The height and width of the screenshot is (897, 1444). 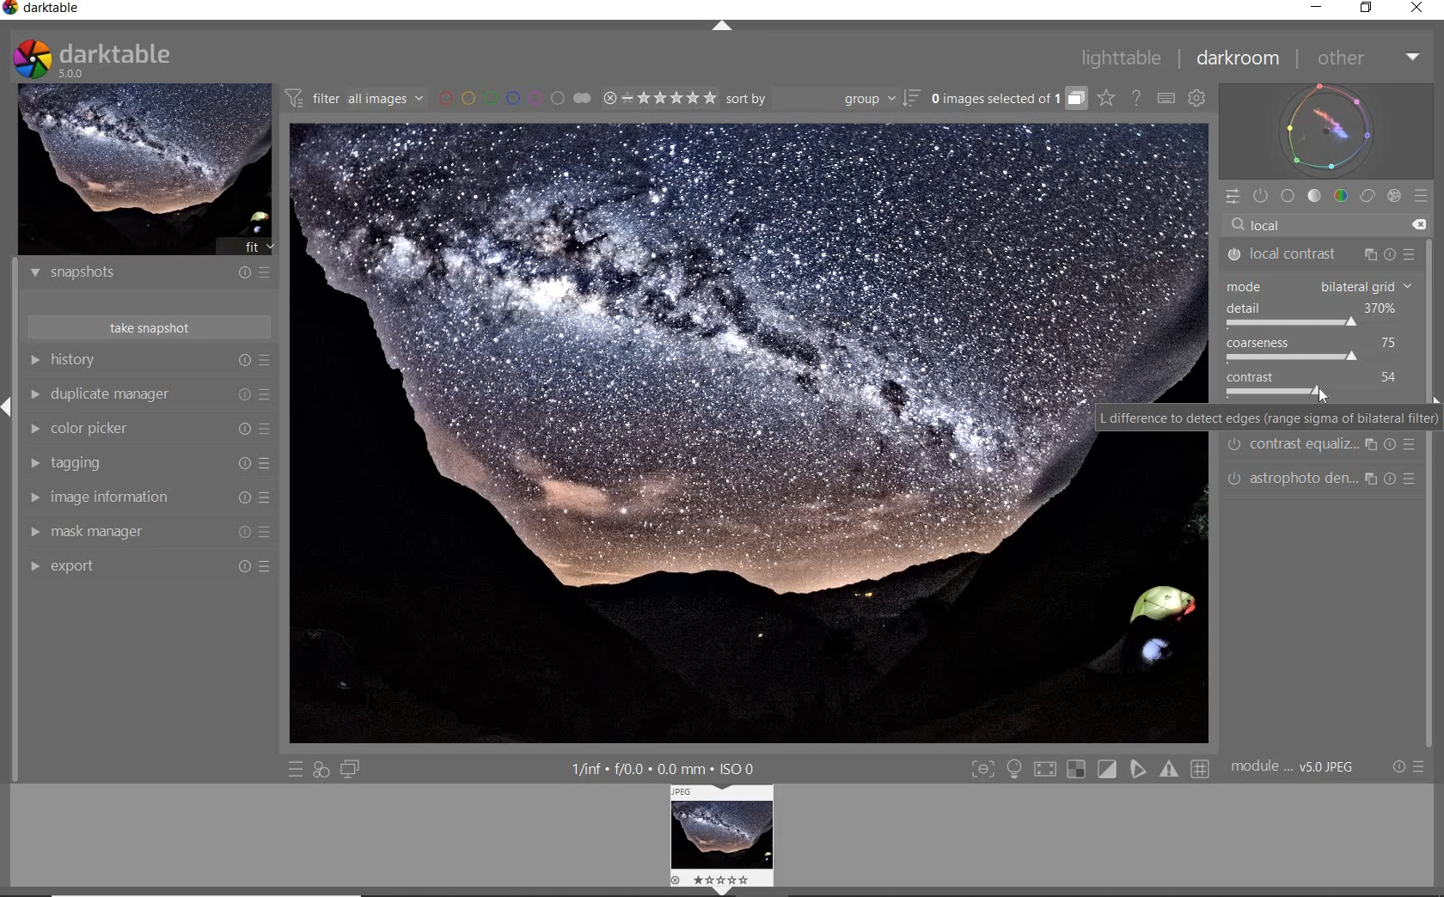 I want to click on WAVEFORM, so click(x=1327, y=130).